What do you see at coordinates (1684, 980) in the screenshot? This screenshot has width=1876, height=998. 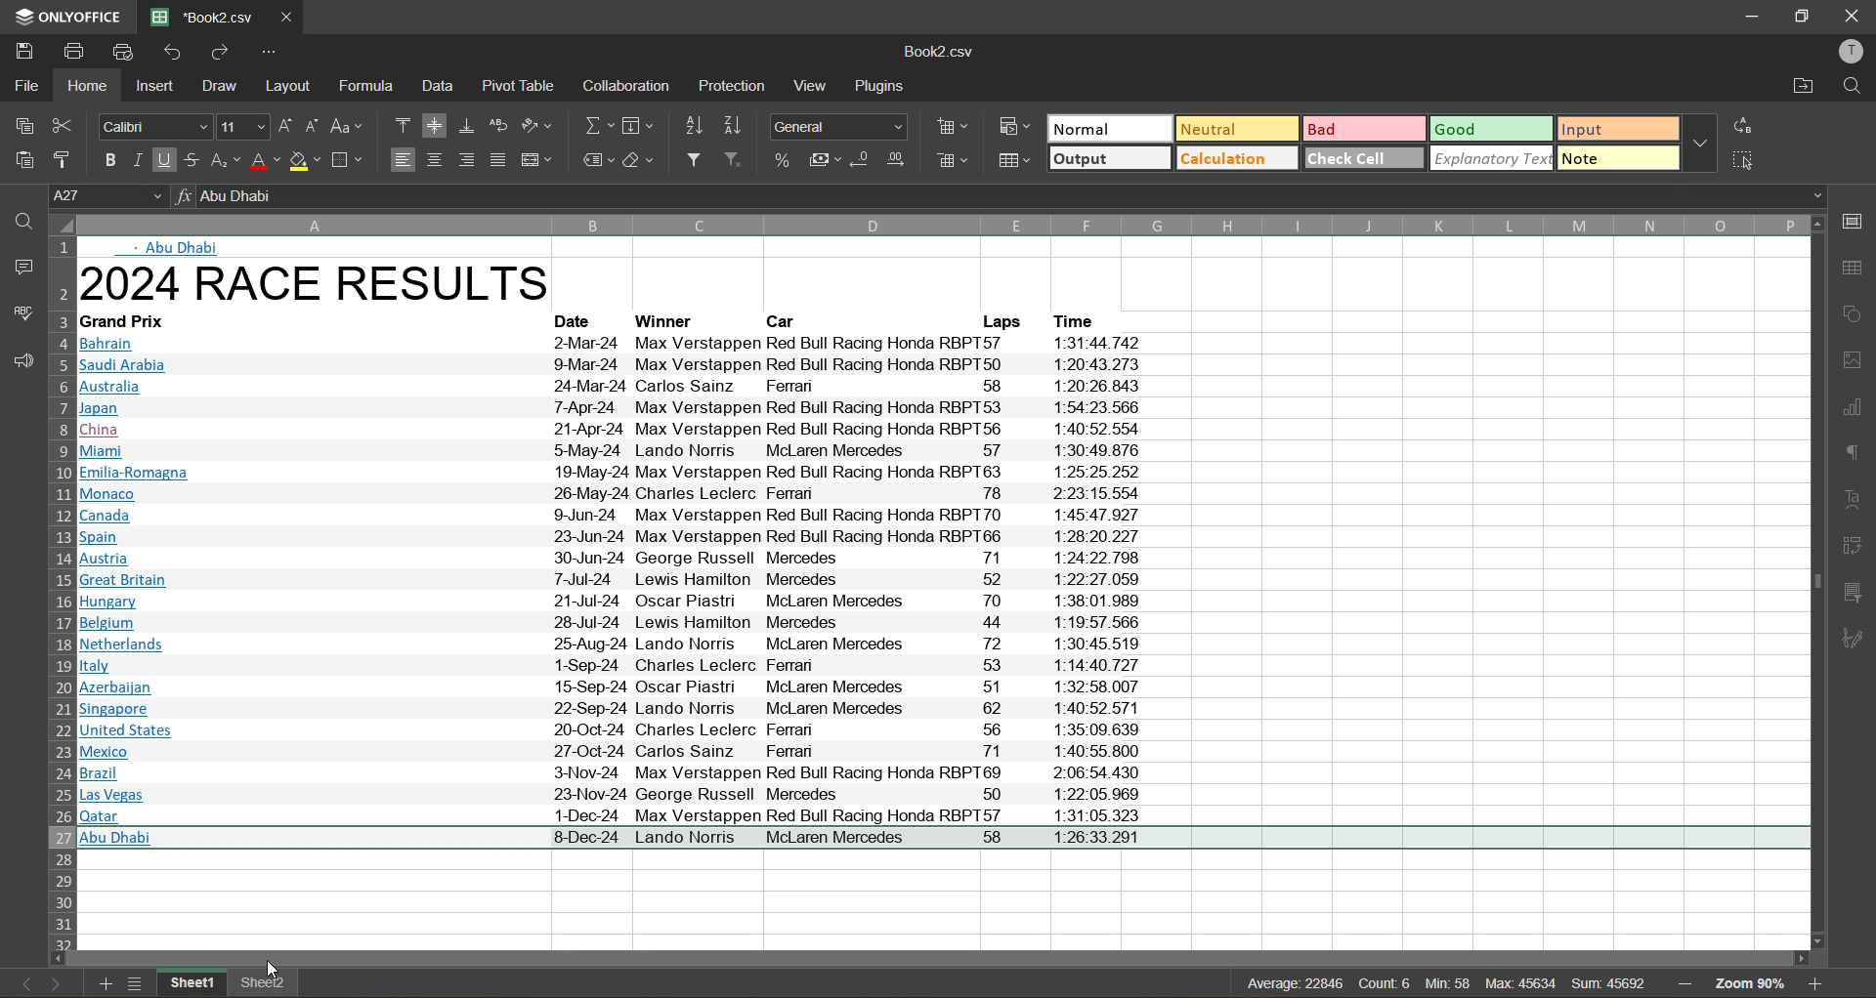 I see `zoom out` at bounding box center [1684, 980].